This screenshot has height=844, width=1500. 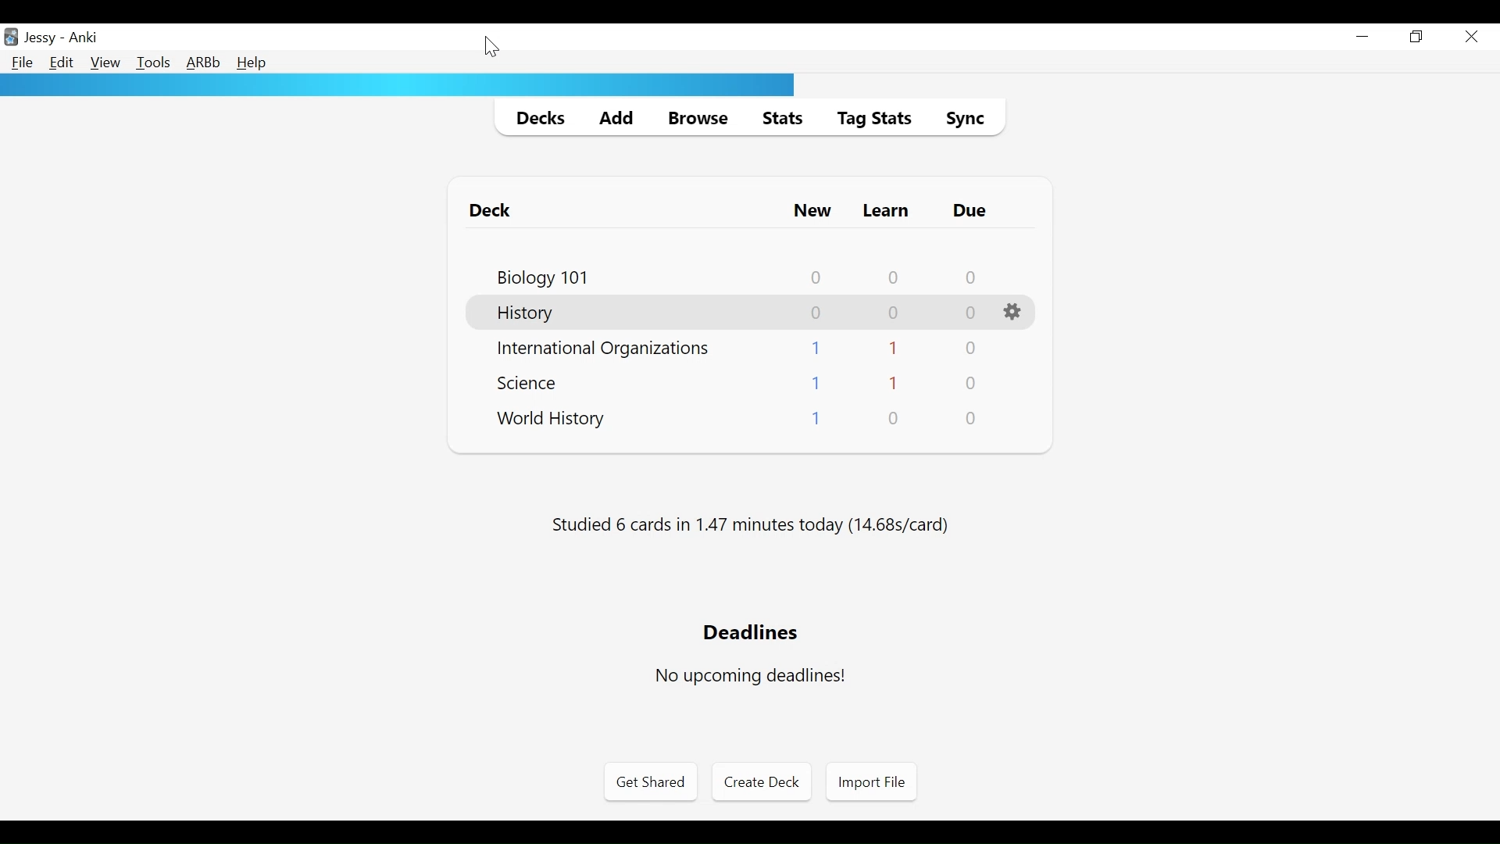 I want to click on New, so click(x=812, y=211).